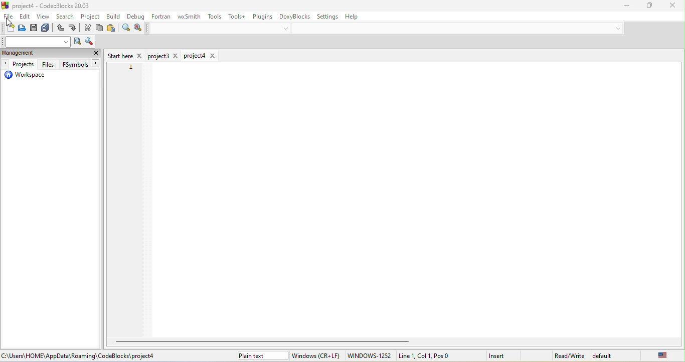 The height and width of the screenshot is (362, 685). Describe the element at coordinates (91, 17) in the screenshot. I see `project` at that location.